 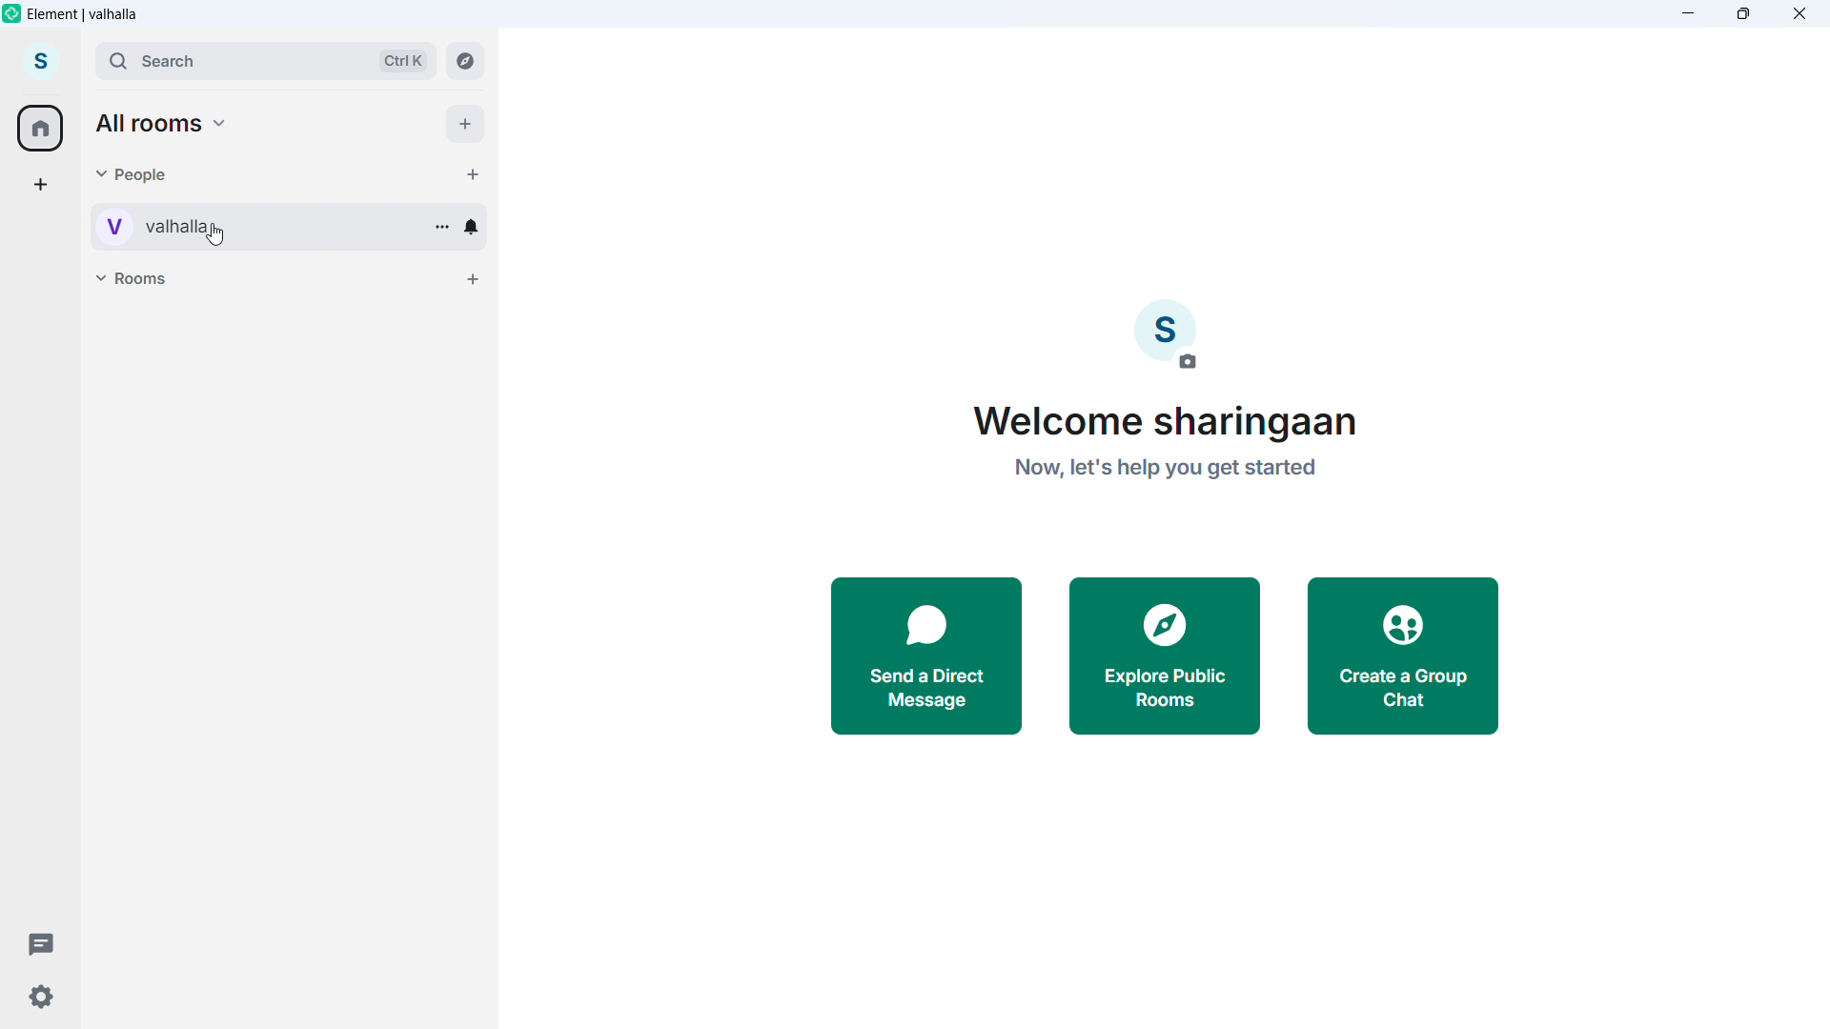 What do you see at coordinates (1164, 333) in the screenshot?
I see `account image` at bounding box center [1164, 333].